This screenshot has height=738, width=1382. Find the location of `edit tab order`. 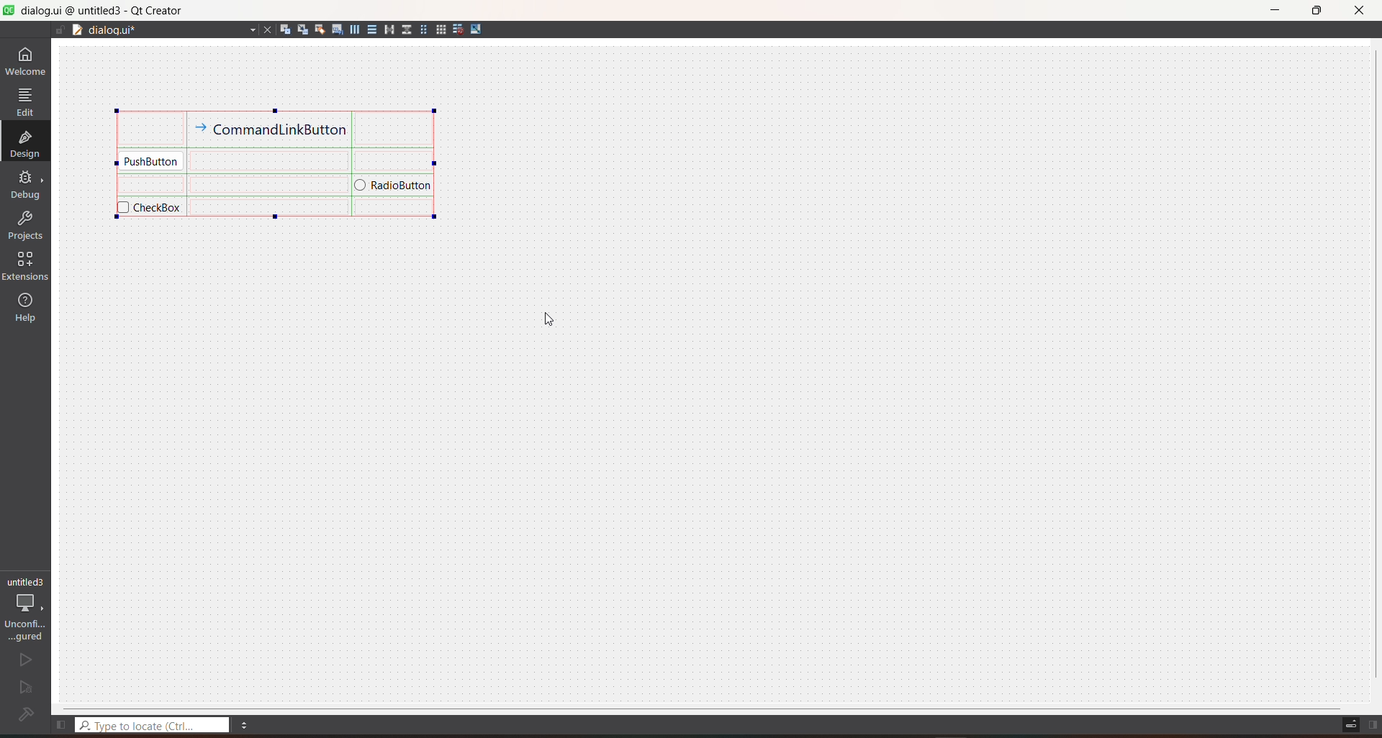

edit tab order is located at coordinates (338, 31).